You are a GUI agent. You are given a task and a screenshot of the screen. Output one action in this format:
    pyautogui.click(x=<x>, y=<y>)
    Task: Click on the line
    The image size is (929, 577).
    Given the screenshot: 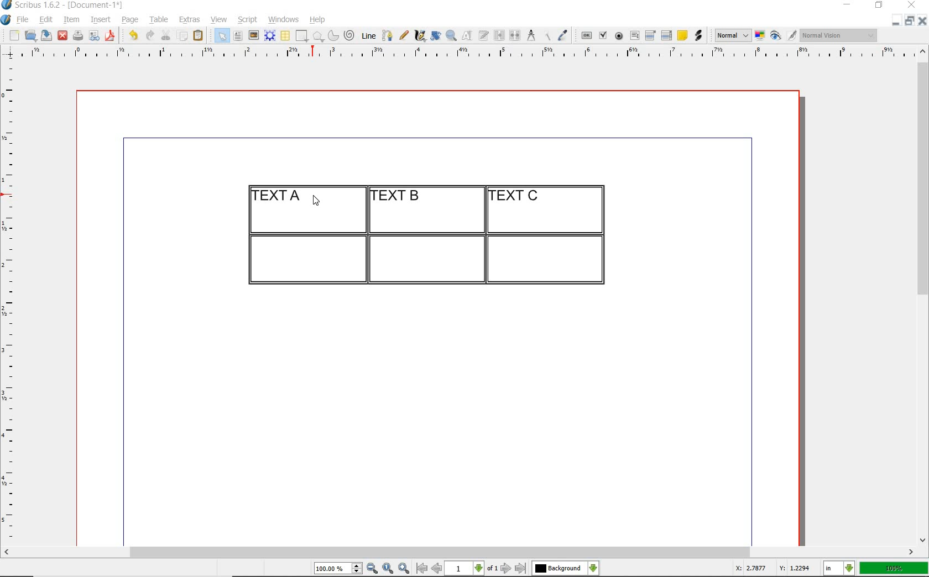 What is the action you would take?
    pyautogui.click(x=367, y=35)
    